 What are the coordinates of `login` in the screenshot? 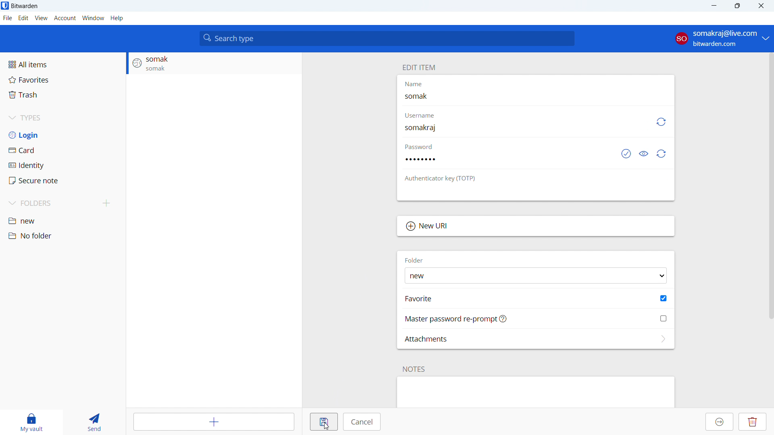 It's located at (63, 135).